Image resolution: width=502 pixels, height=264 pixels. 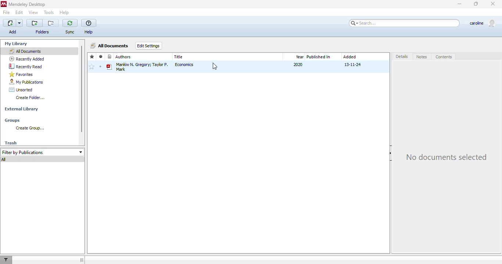 What do you see at coordinates (391, 154) in the screenshot?
I see `hide` at bounding box center [391, 154].